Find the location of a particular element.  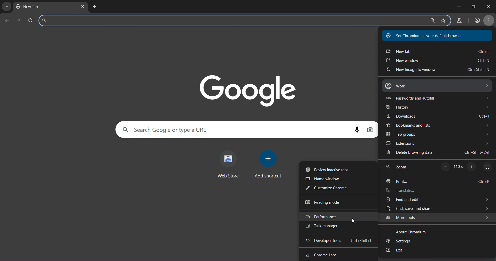

new tab is located at coordinates (95, 7).